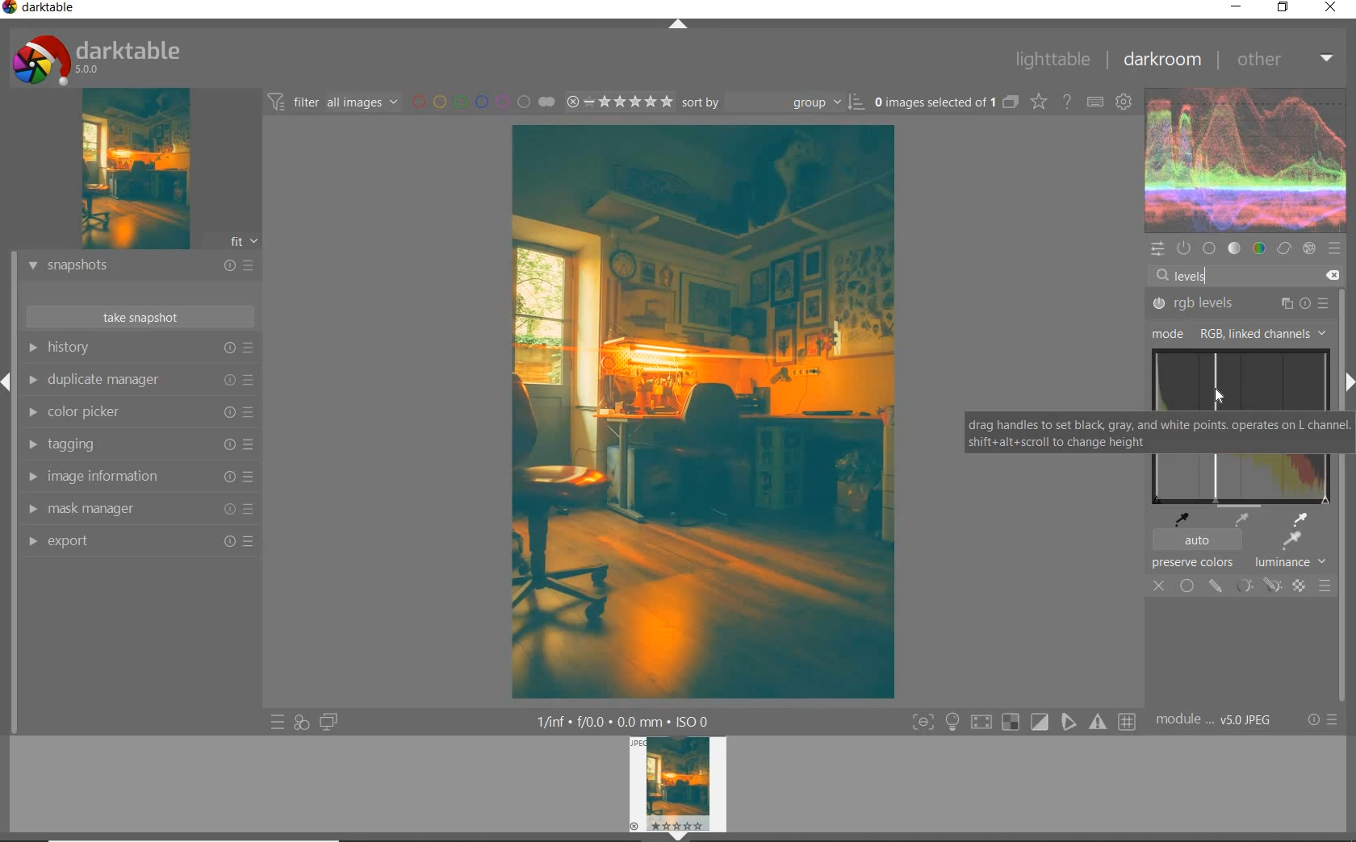 This screenshot has width=1356, height=842. I want to click on color picker, so click(137, 411).